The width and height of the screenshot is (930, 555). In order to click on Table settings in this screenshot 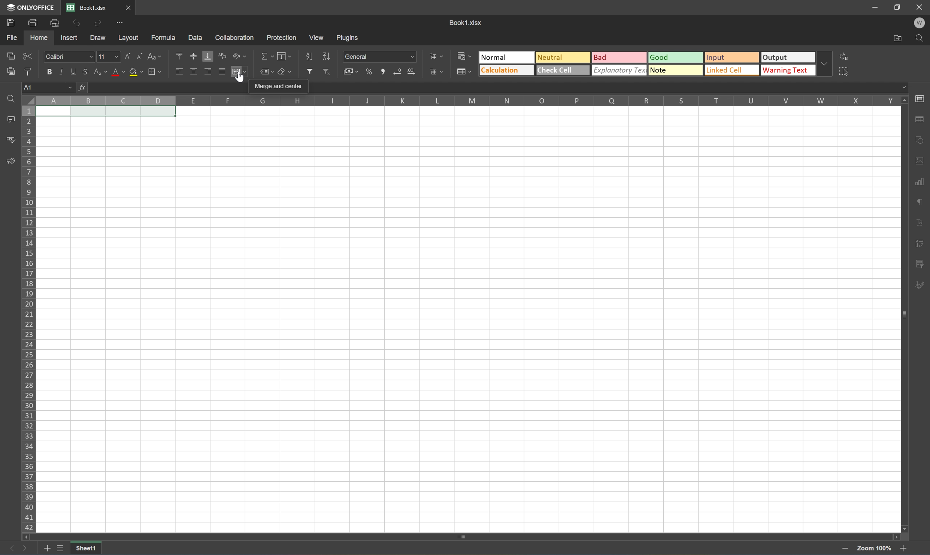, I will do `click(919, 121)`.